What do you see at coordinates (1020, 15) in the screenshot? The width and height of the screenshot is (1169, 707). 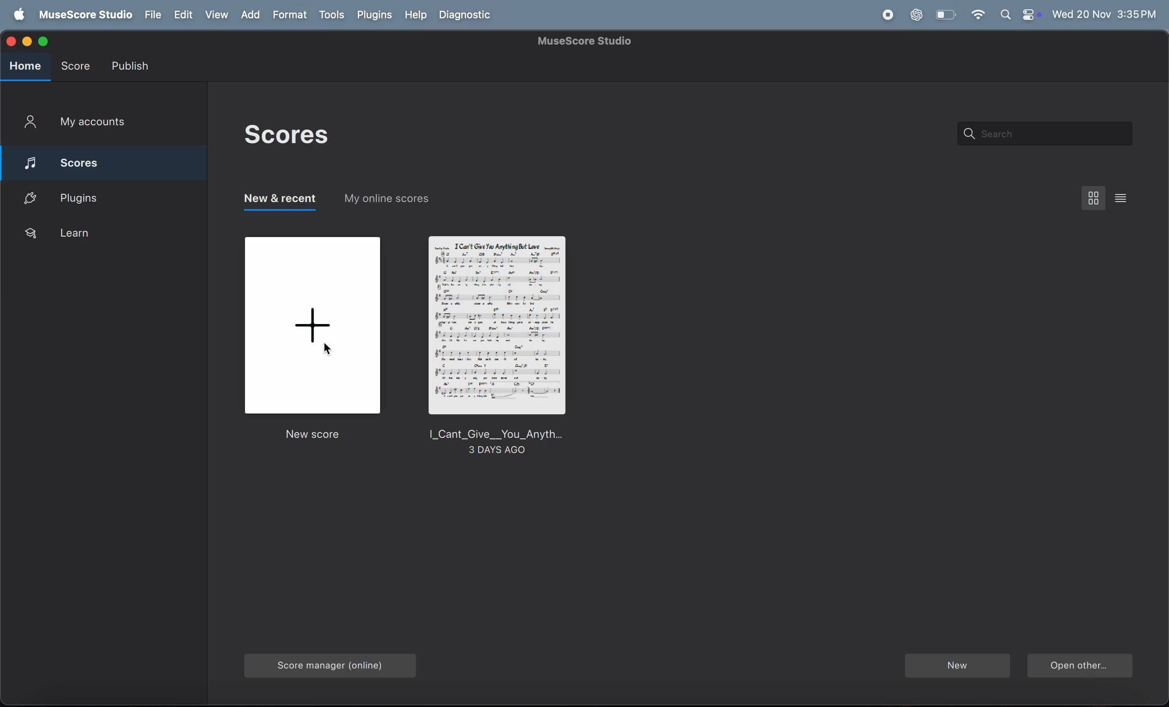 I see `apple widgets` at bounding box center [1020, 15].